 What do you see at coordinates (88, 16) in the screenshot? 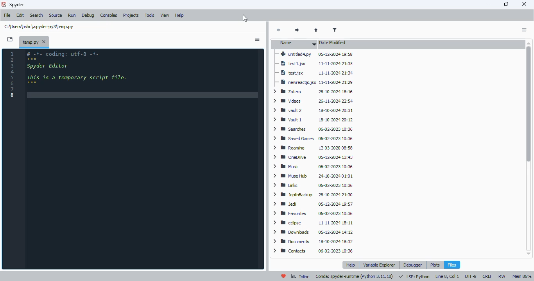
I see `debug` at bounding box center [88, 16].